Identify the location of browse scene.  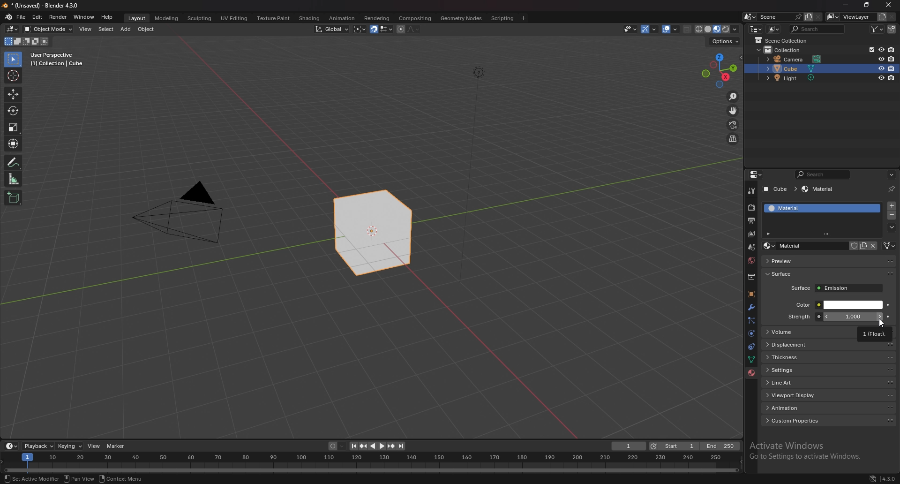
(750, 16).